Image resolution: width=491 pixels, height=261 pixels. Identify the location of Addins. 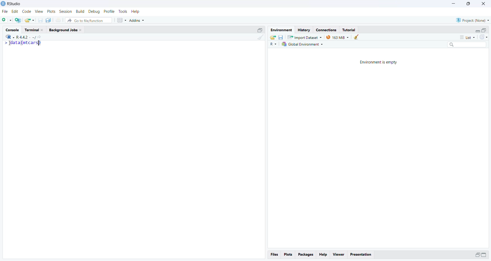
(137, 20).